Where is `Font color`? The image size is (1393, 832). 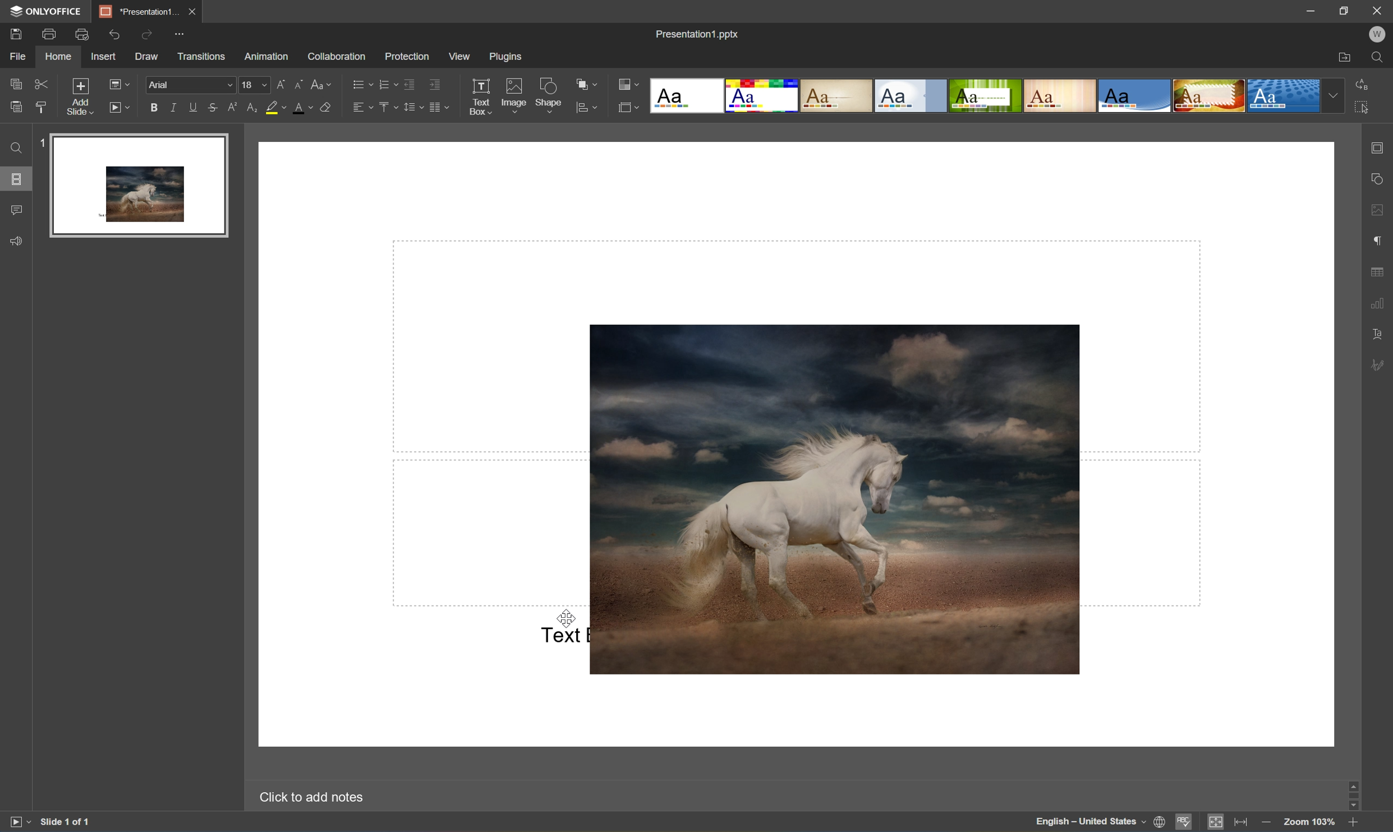 Font color is located at coordinates (302, 108).